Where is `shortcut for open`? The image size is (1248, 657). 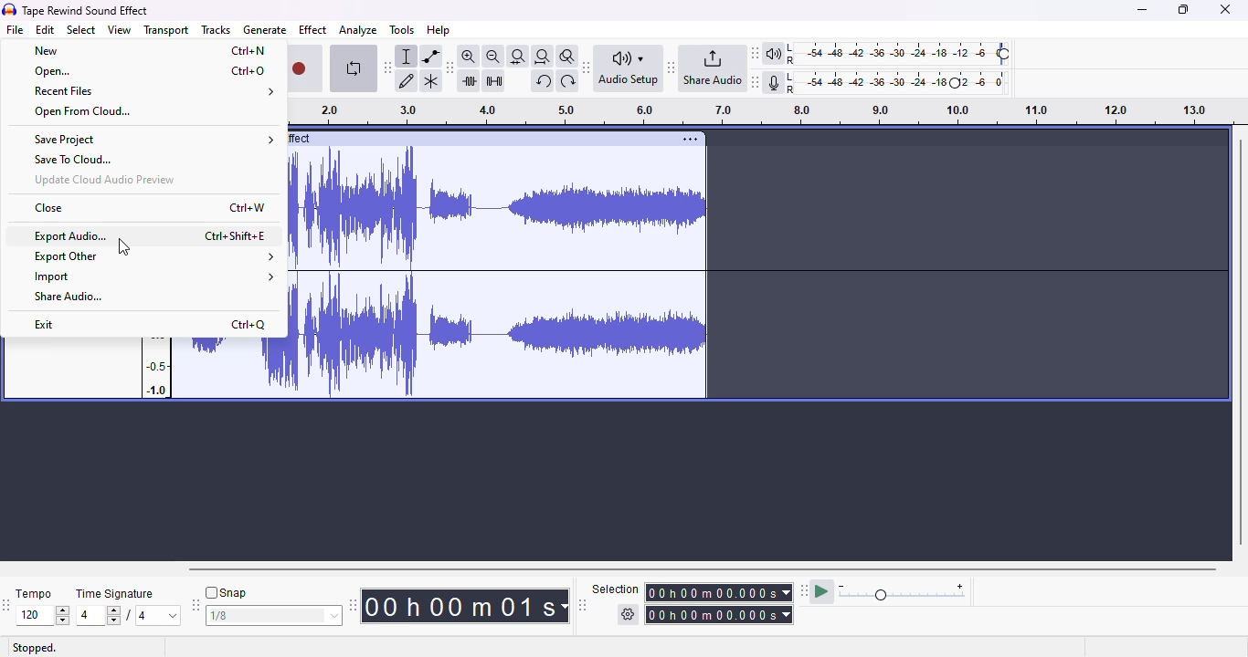 shortcut for open is located at coordinates (249, 71).